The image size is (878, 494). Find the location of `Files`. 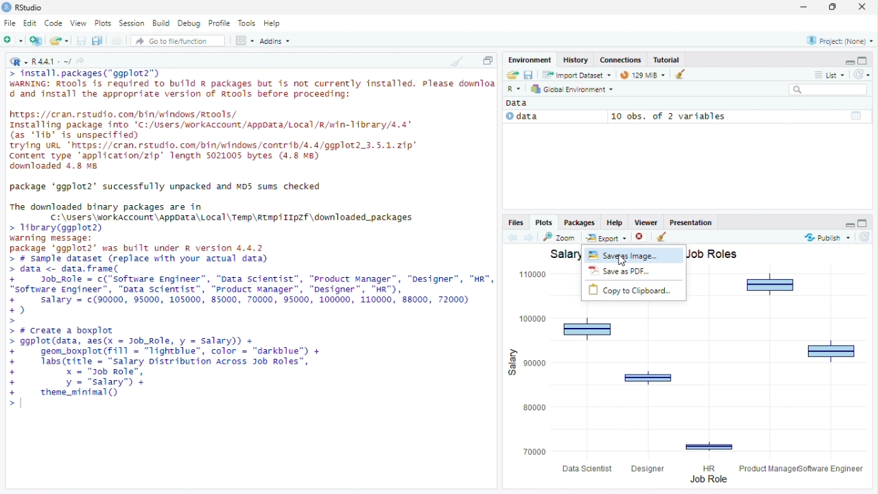

Files is located at coordinates (517, 222).